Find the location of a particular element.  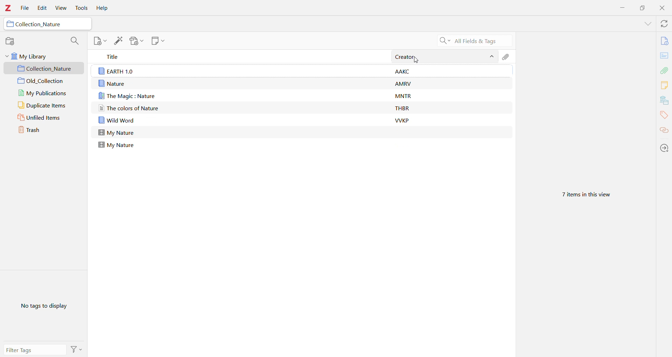

The color of Nature is located at coordinates (152, 108).